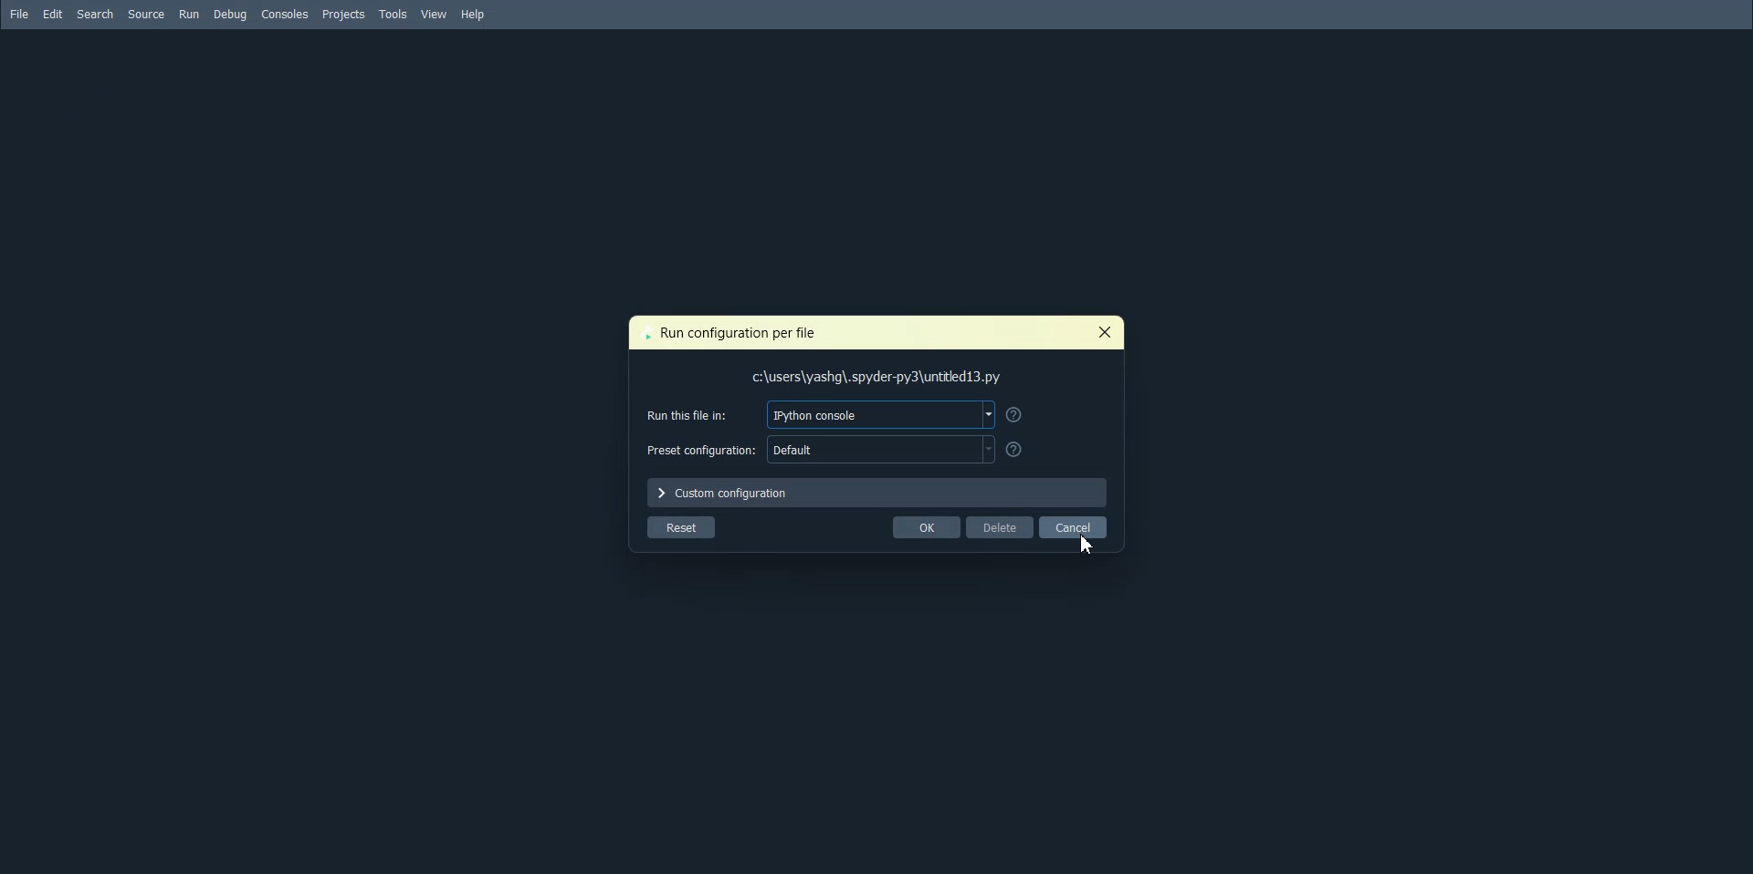 The height and width of the screenshot is (874, 1753). I want to click on OK, so click(928, 526).